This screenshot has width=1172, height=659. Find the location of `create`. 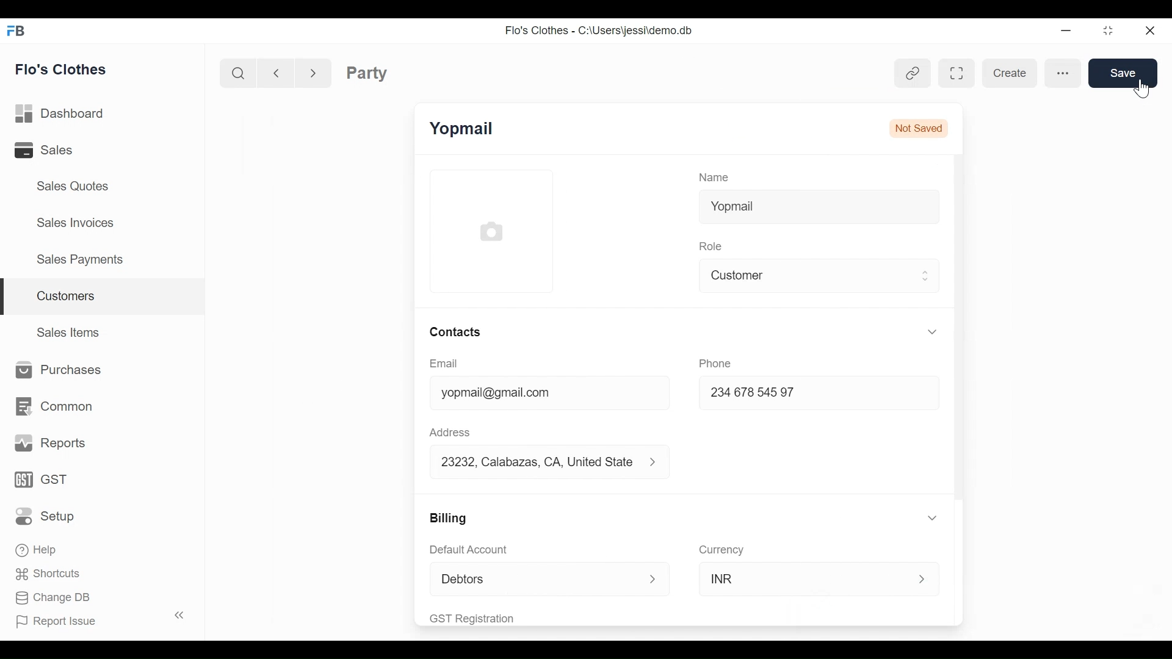

create is located at coordinates (1011, 74).